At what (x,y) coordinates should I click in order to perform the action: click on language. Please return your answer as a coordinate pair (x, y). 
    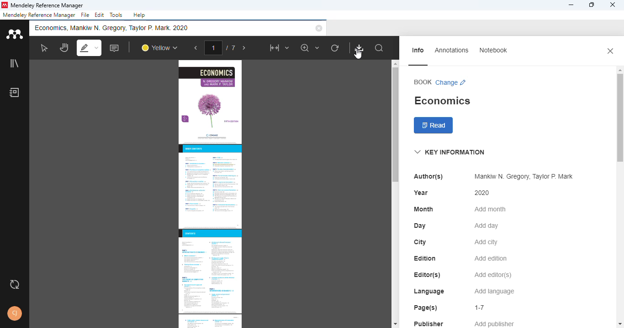
    Looking at the image, I should click on (428, 292).